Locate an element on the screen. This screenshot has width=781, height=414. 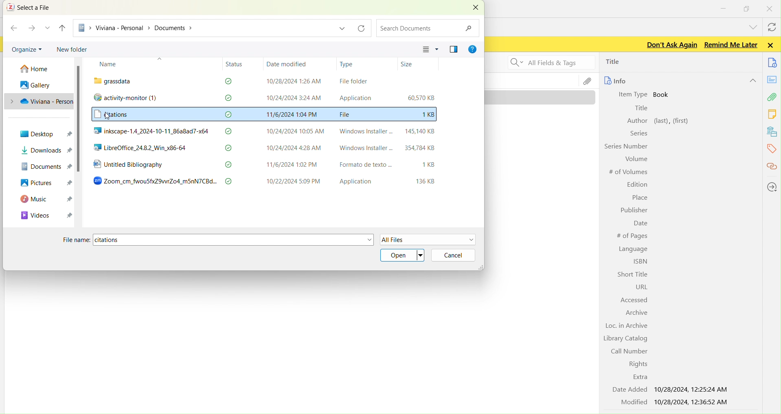
Remind me later is located at coordinates (731, 44).